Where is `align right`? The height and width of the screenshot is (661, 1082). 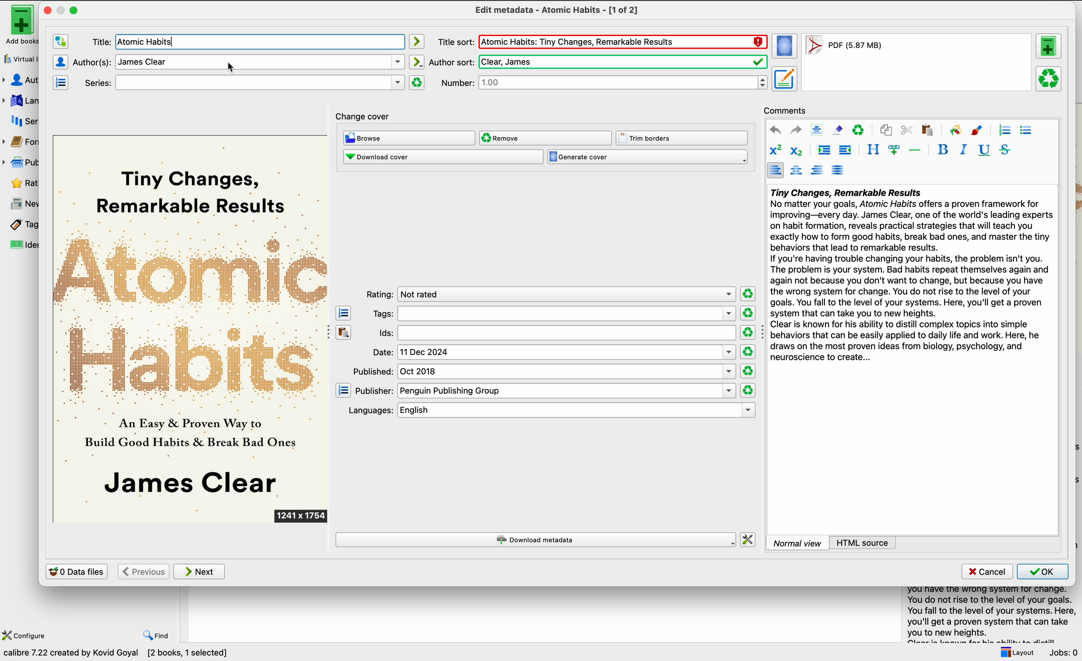 align right is located at coordinates (818, 170).